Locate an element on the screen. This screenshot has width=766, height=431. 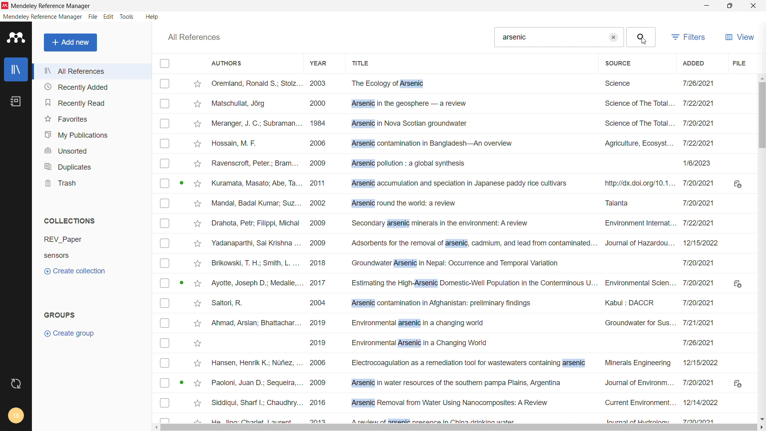
Add to favorites is located at coordinates (196, 203).